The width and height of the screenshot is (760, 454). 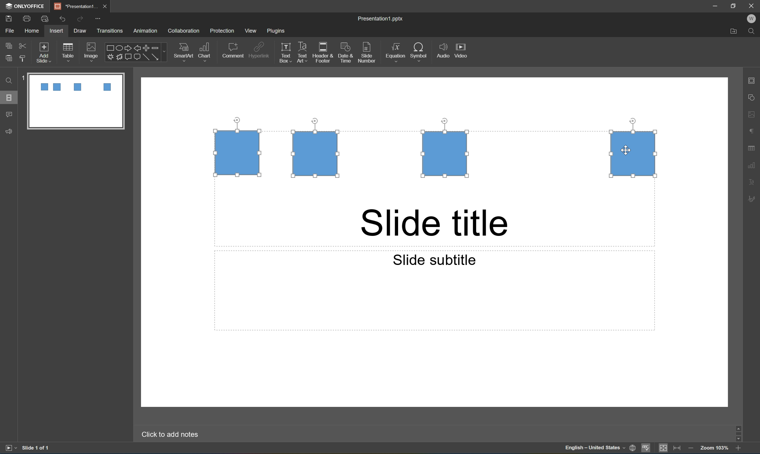 What do you see at coordinates (754, 81) in the screenshot?
I see `slide settings` at bounding box center [754, 81].